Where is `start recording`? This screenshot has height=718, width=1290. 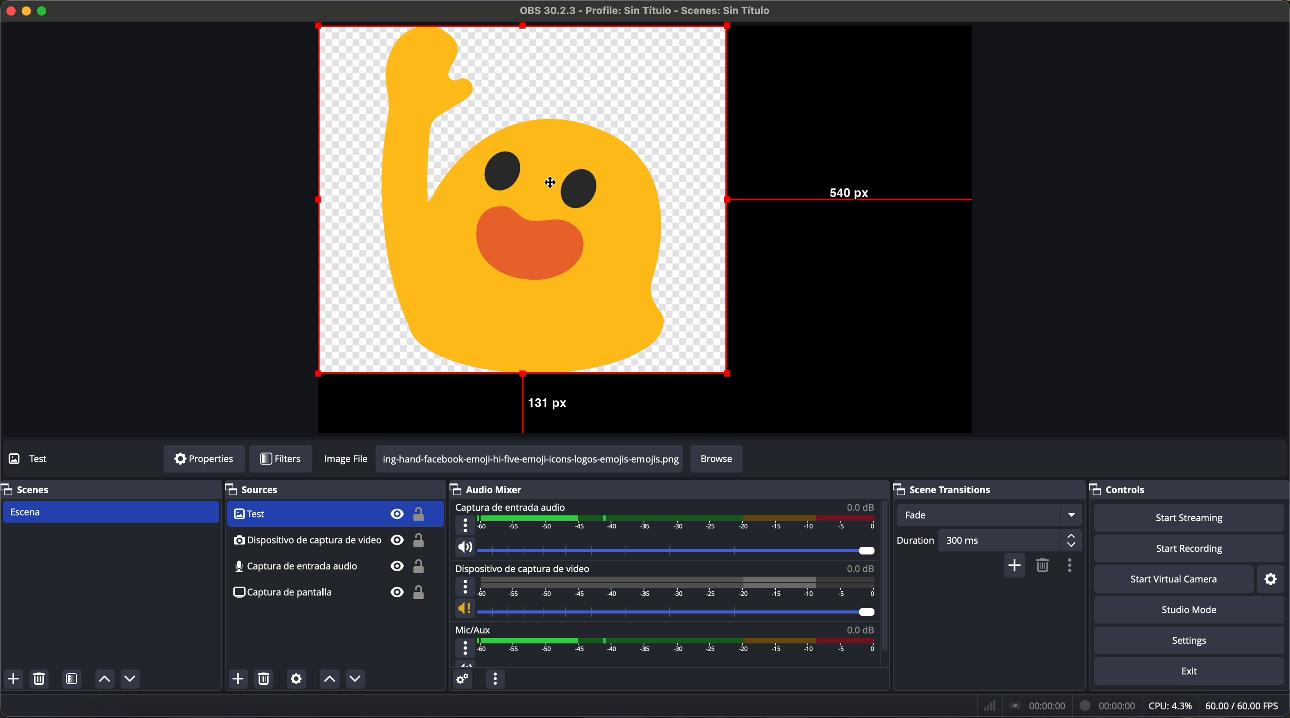
start recording is located at coordinates (1191, 549).